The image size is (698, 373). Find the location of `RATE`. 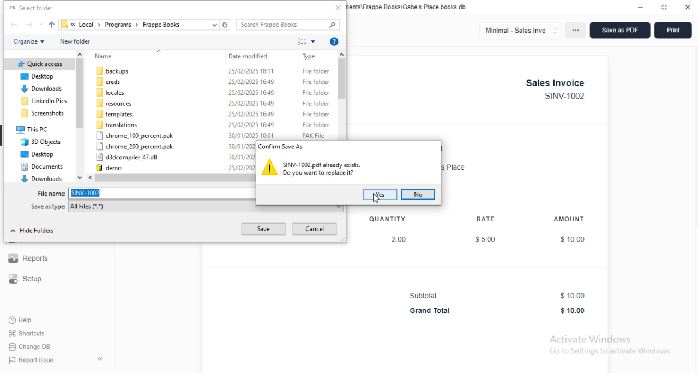

RATE is located at coordinates (486, 219).